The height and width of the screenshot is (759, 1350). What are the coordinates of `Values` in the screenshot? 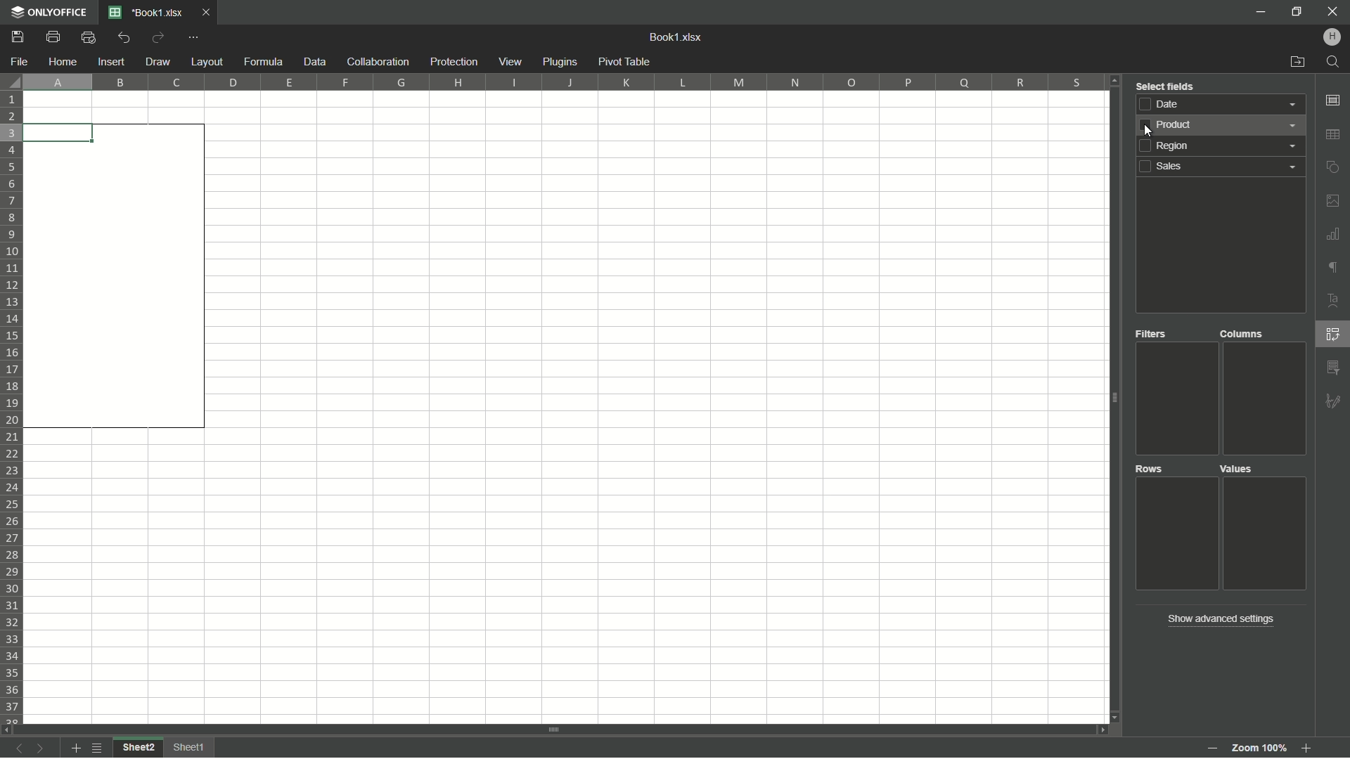 It's located at (1242, 470).